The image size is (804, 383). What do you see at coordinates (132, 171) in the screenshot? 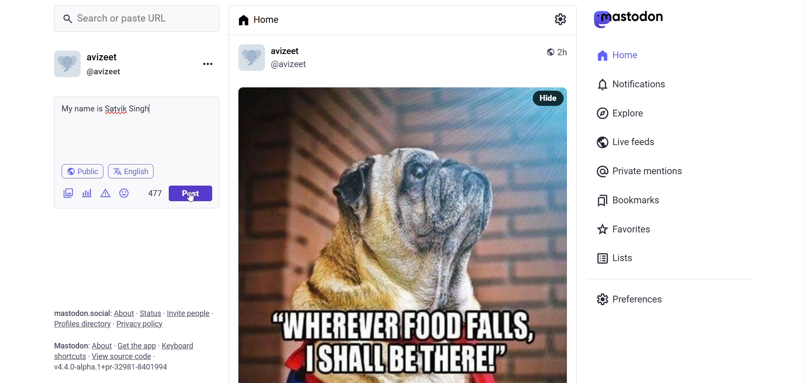
I see ` English` at bounding box center [132, 171].